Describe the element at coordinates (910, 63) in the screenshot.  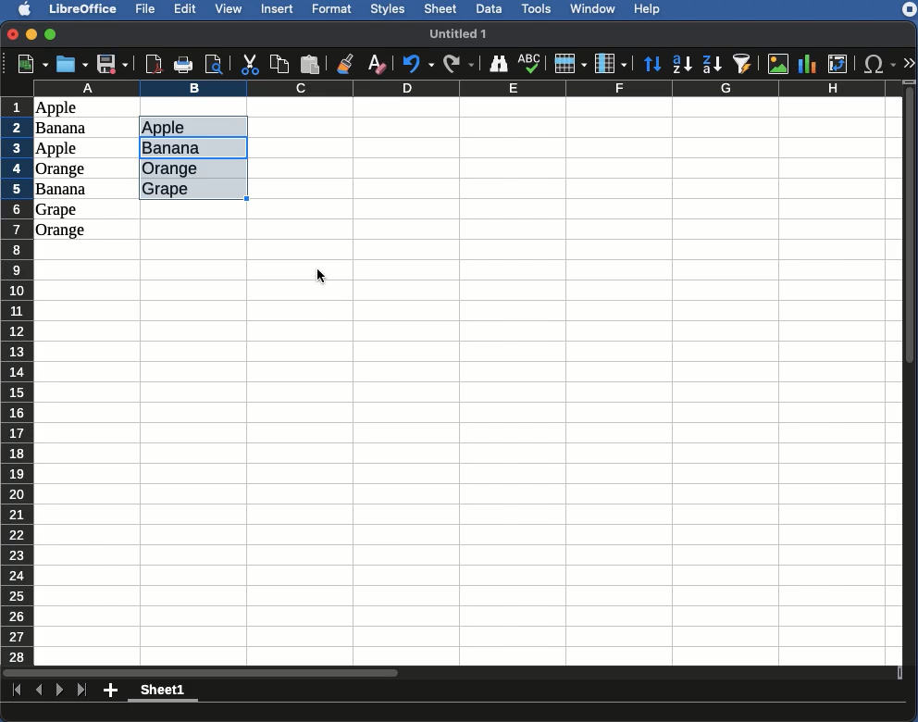
I see `Expand` at that location.